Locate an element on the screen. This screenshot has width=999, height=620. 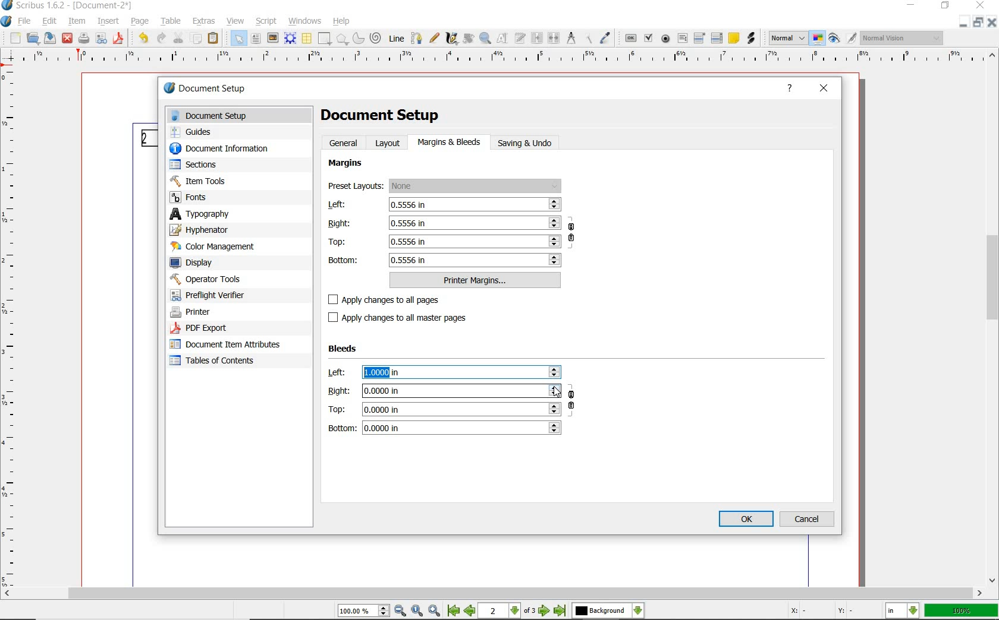
paste is located at coordinates (213, 40).